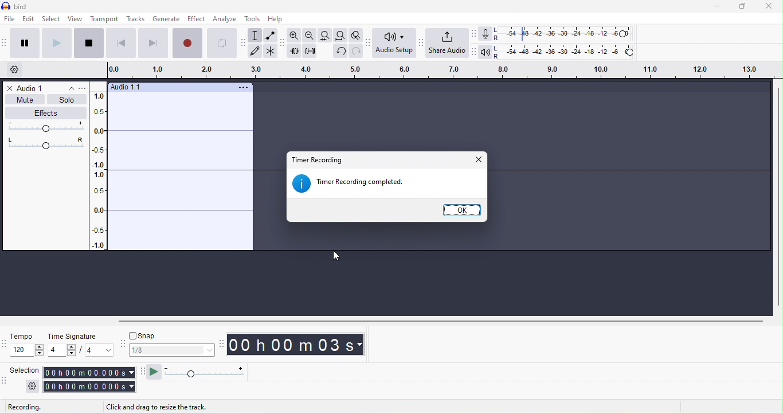  I want to click on selection tool, so click(256, 36).